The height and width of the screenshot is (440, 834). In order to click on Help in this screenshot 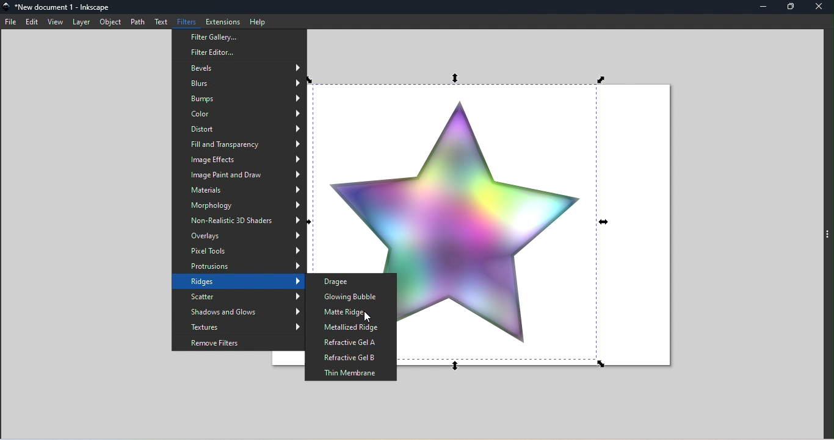, I will do `click(259, 21)`.